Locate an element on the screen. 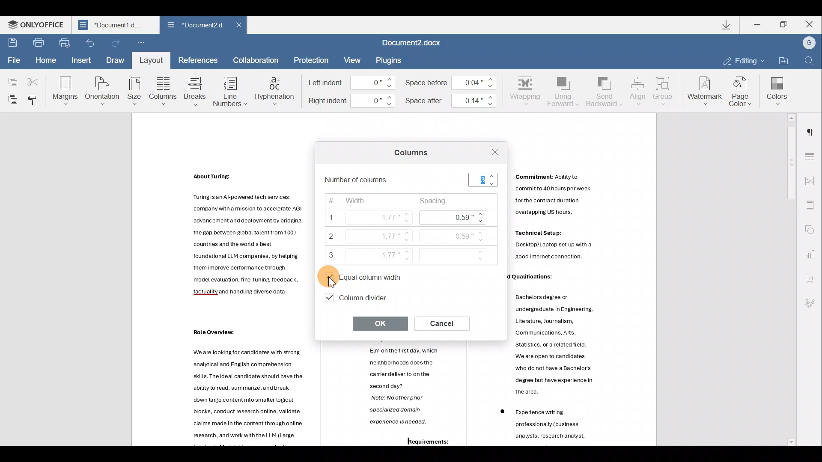 This screenshot has height=462, width=822. Plugin is located at coordinates (396, 60).